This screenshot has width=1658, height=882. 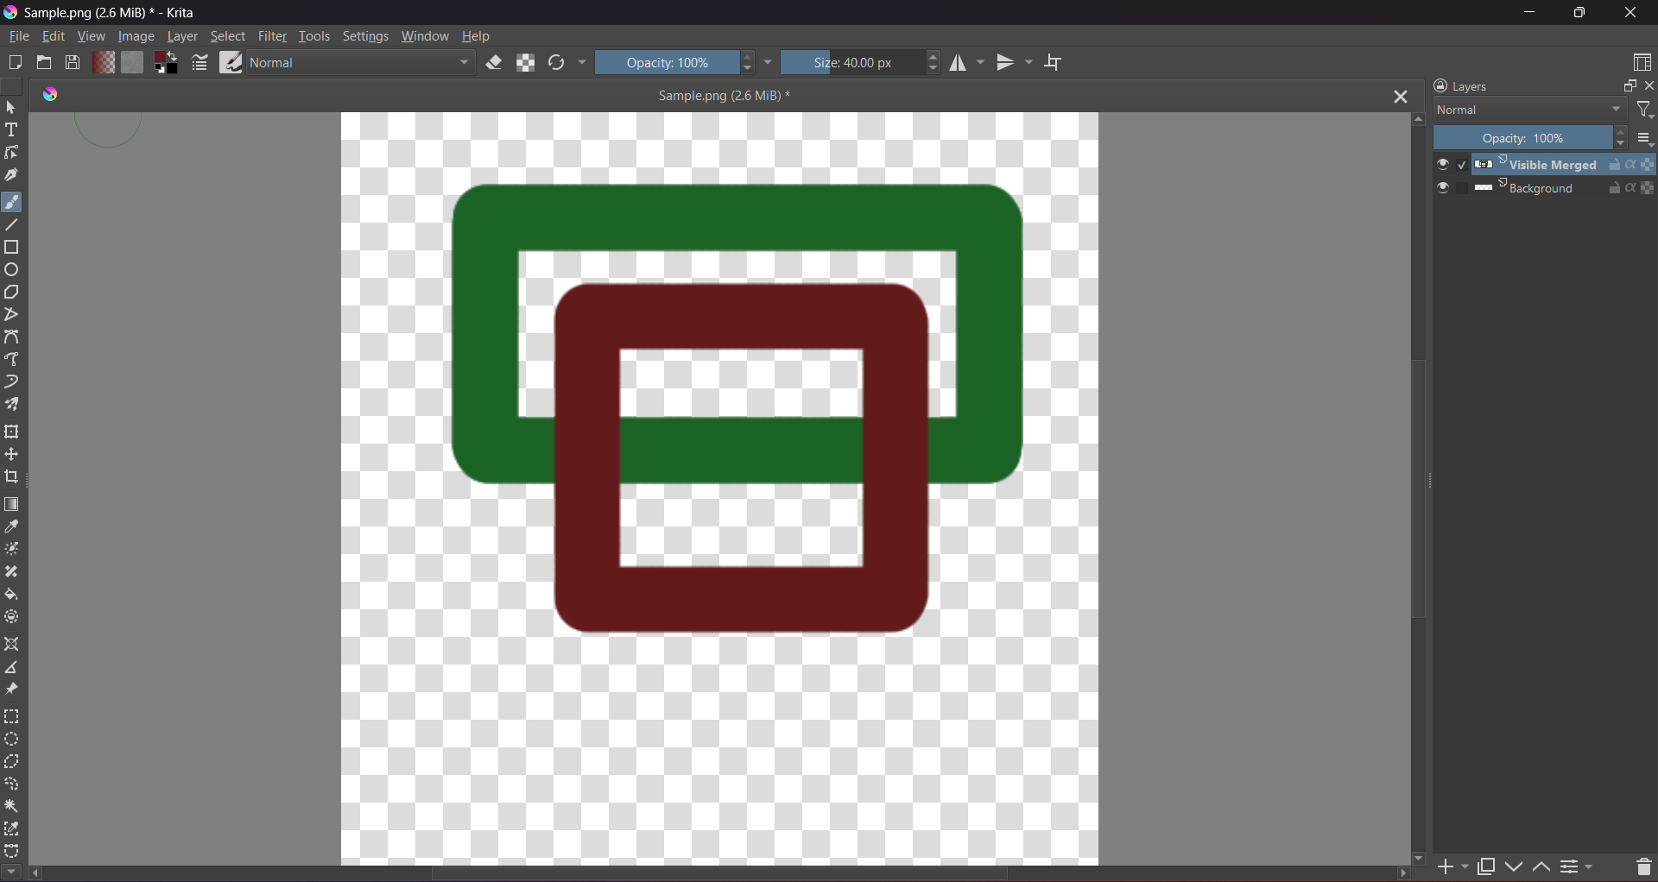 I want to click on Choose Workspace, so click(x=1639, y=64).